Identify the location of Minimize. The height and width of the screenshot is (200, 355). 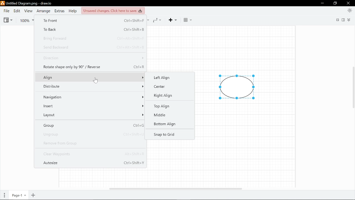
(322, 3).